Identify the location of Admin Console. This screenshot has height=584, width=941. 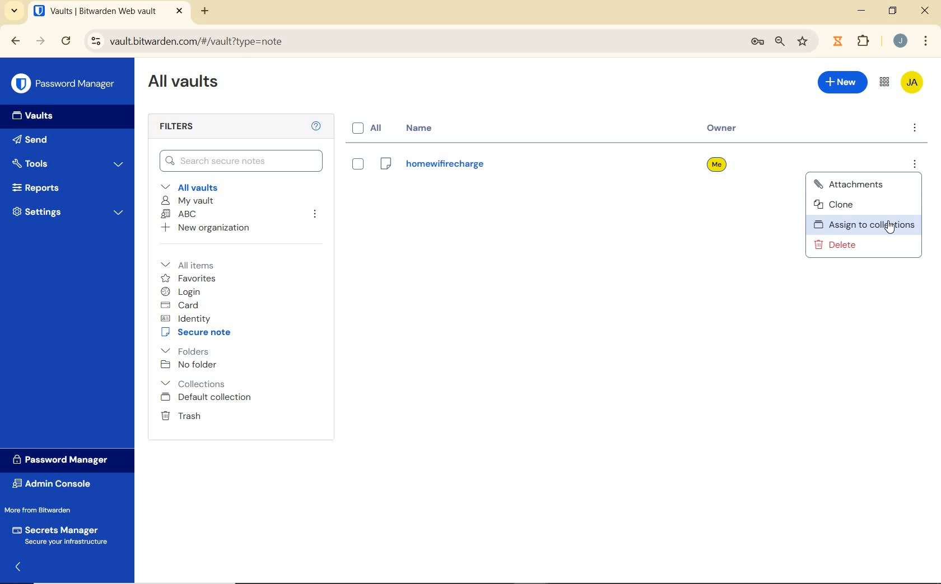
(58, 483).